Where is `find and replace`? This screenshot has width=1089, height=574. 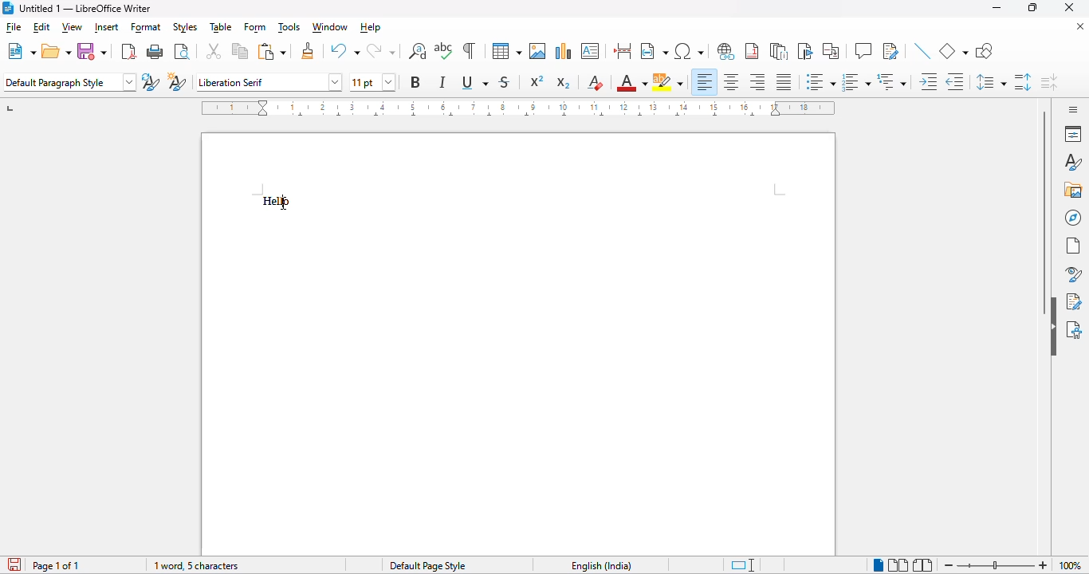 find and replace is located at coordinates (418, 51).